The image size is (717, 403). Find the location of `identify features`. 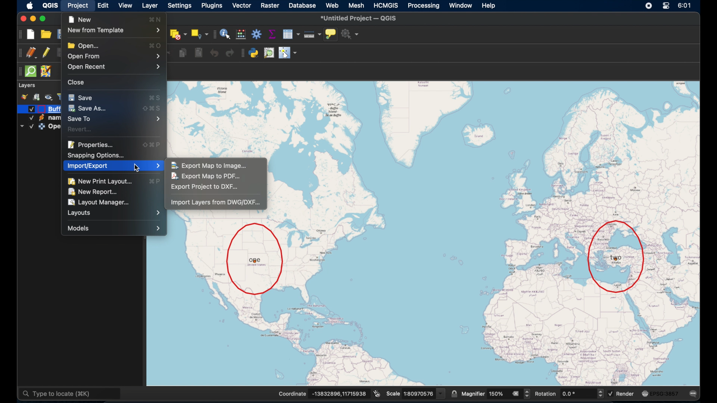

identify features is located at coordinates (225, 34).